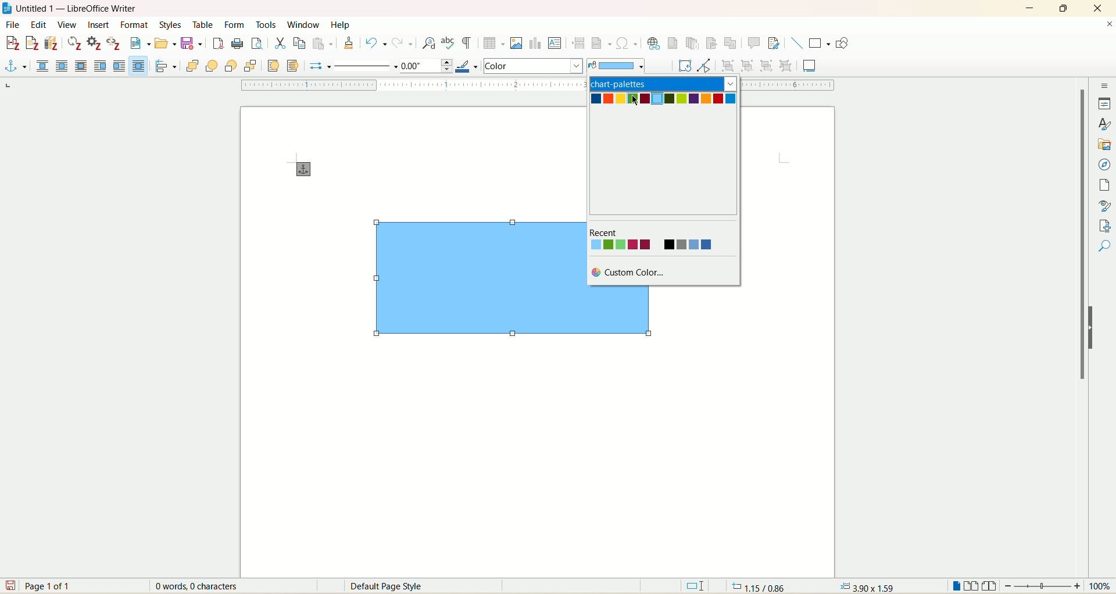  Describe the element at coordinates (273, 65) in the screenshot. I see `to foreground` at that location.